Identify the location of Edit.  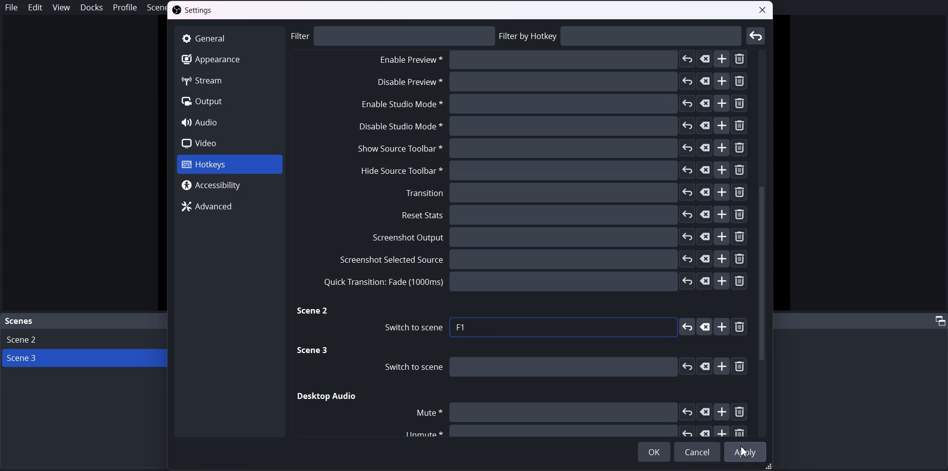
(35, 7).